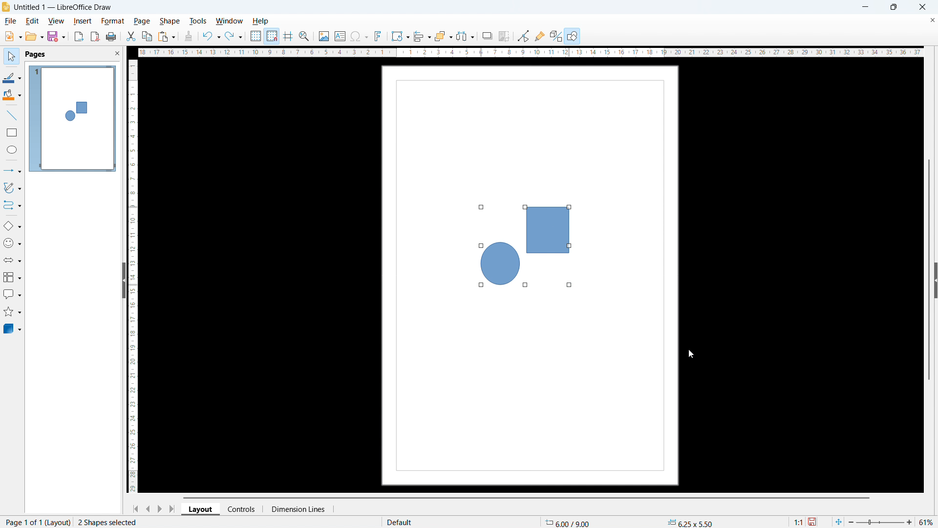 The width and height of the screenshot is (938, 528). I want to click on export as pdf, so click(95, 37).